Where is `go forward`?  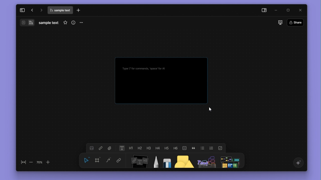 go forward is located at coordinates (41, 10).